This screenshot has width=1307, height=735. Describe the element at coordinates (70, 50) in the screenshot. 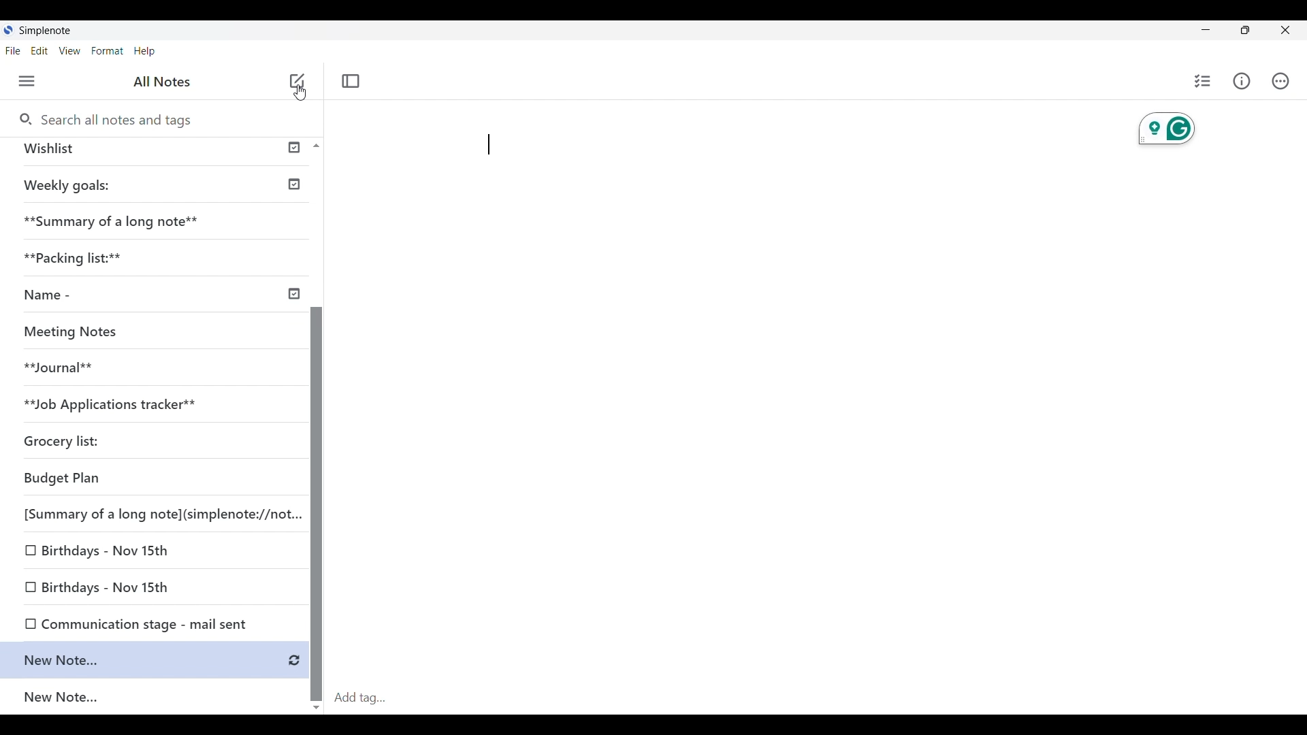

I see `Views menu` at that location.